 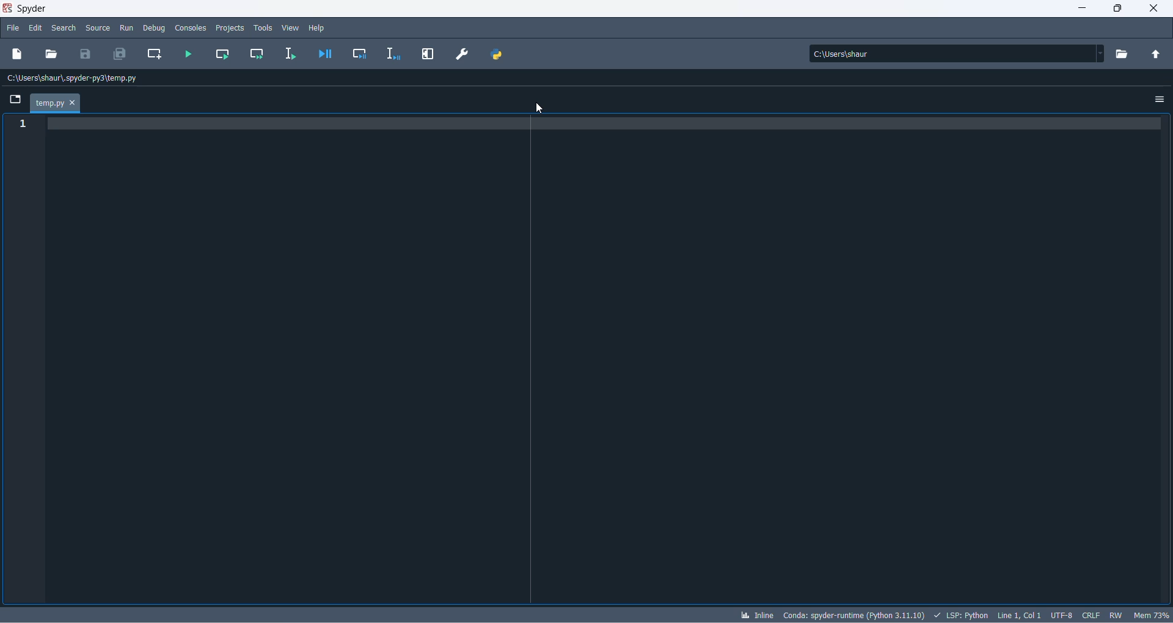 I want to click on save all, so click(x=122, y=56).